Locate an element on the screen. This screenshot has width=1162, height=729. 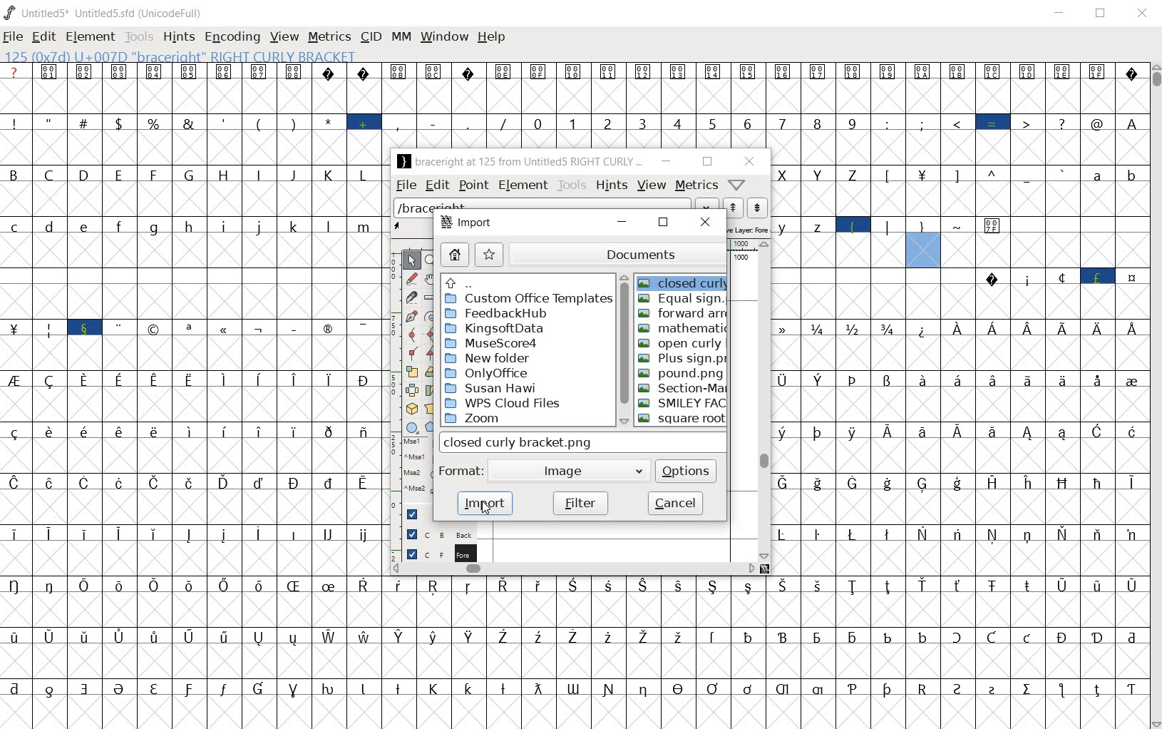
Rotate the selection is located at coordinates (431, 390).